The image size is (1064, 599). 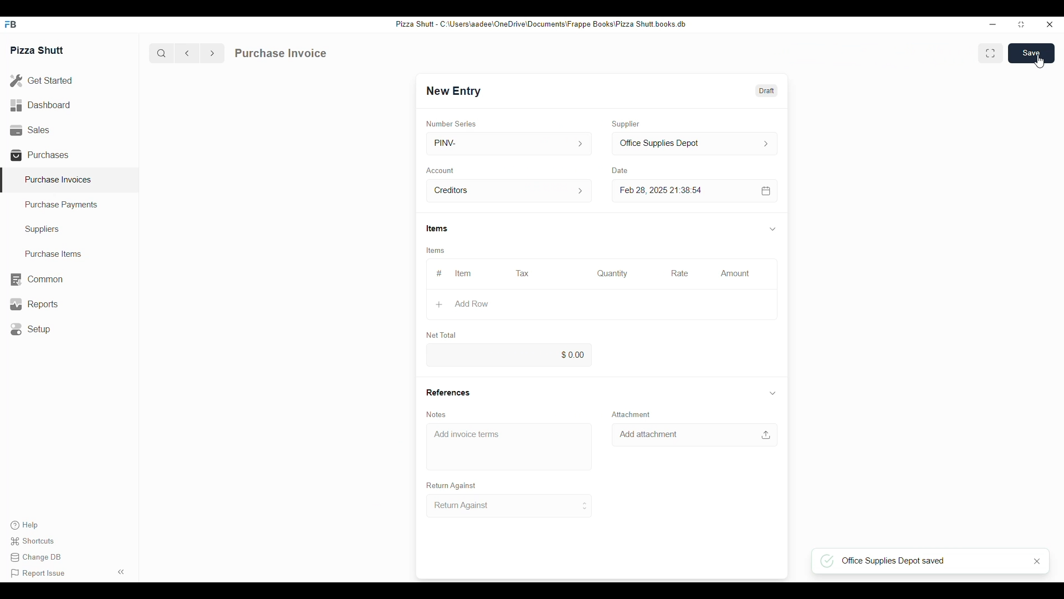 What do you see at coordinates (190, 53) in the screenshot?
I see `back` at bounding box center [190, 53].